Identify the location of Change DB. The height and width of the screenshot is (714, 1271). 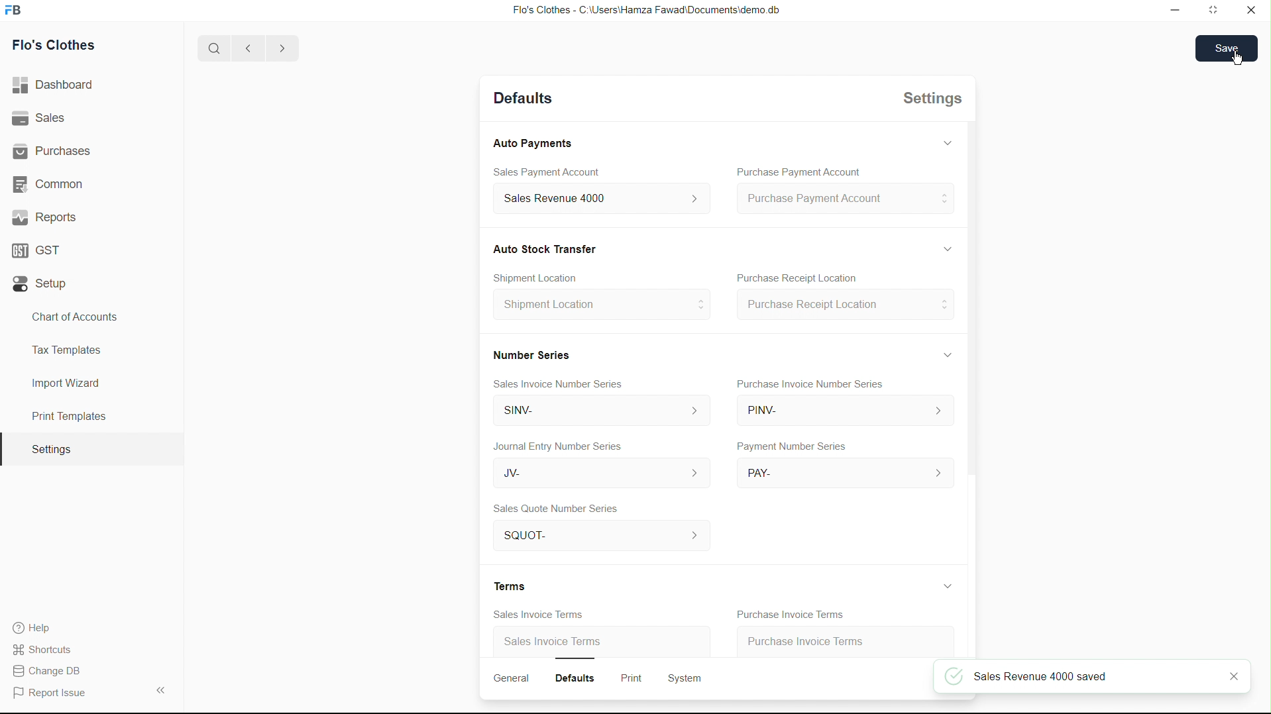
(51, 672).